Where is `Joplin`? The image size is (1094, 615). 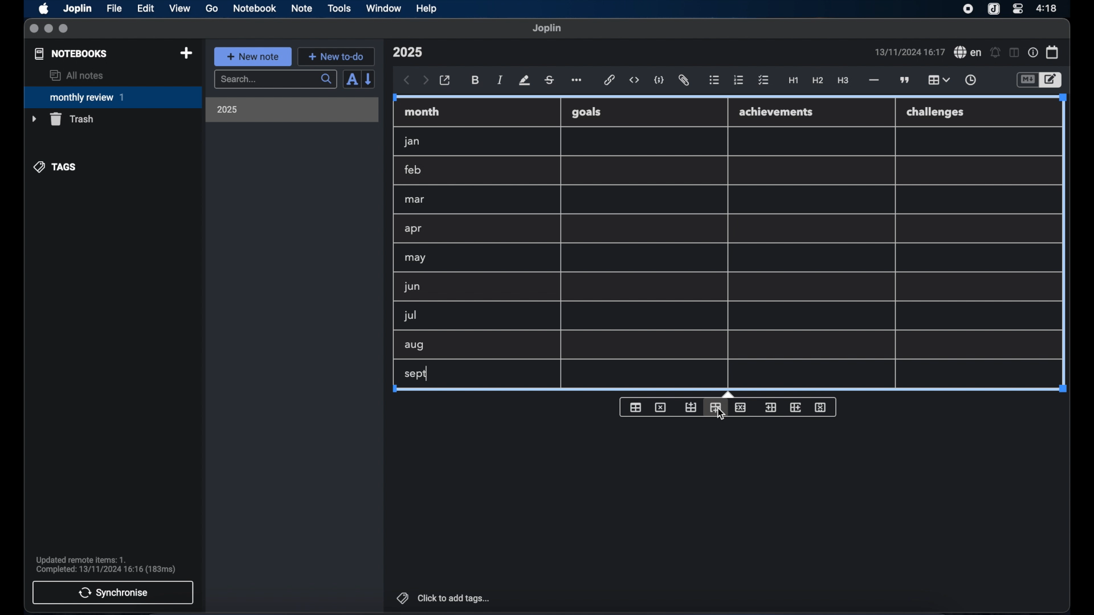
Joplin is located at coordinates (79, 9).